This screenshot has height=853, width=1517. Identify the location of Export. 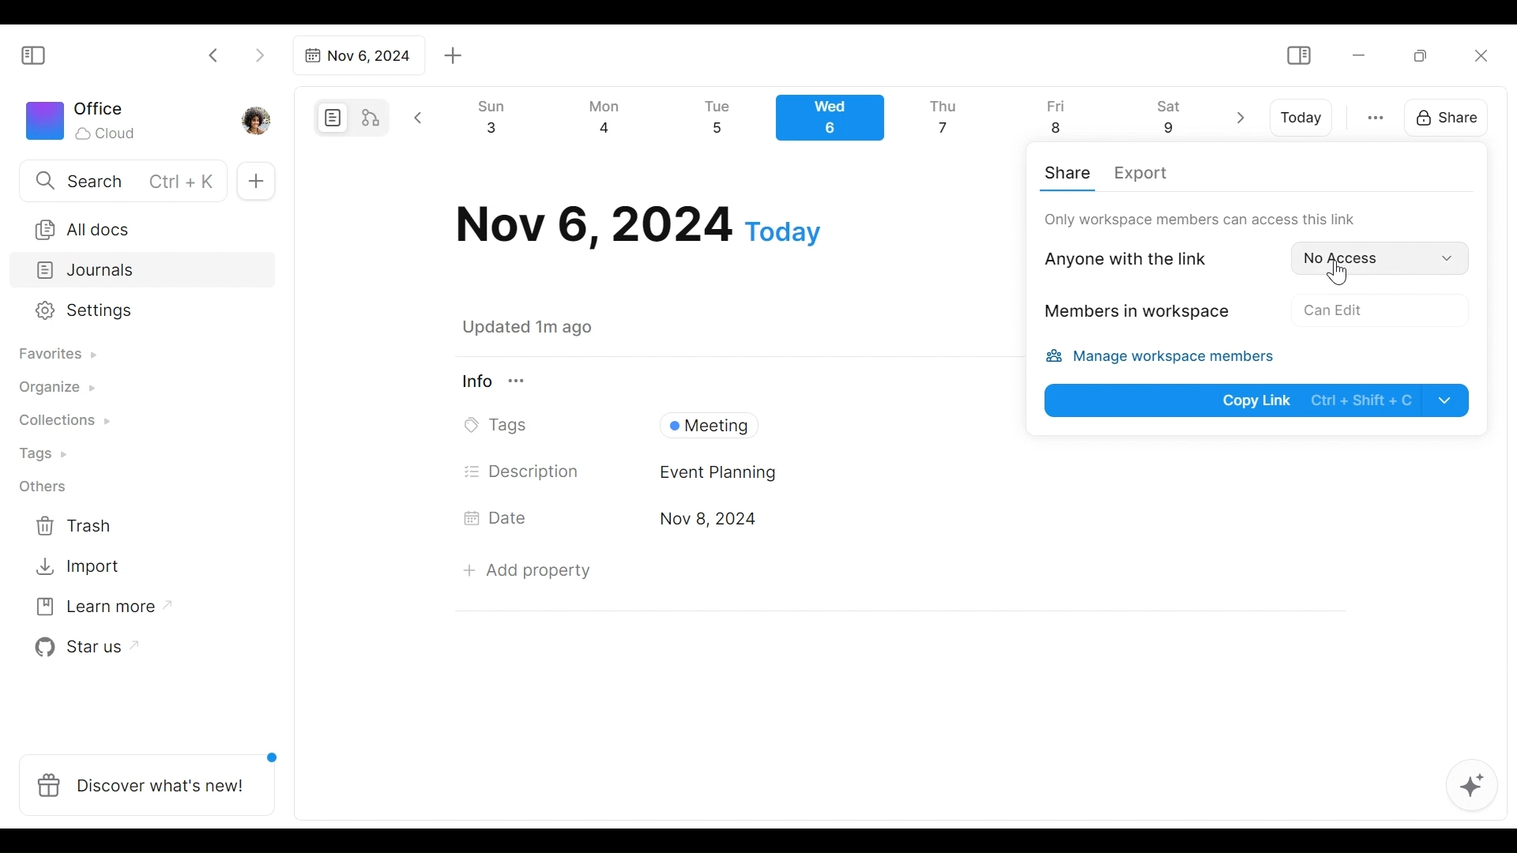
(1139, 175).